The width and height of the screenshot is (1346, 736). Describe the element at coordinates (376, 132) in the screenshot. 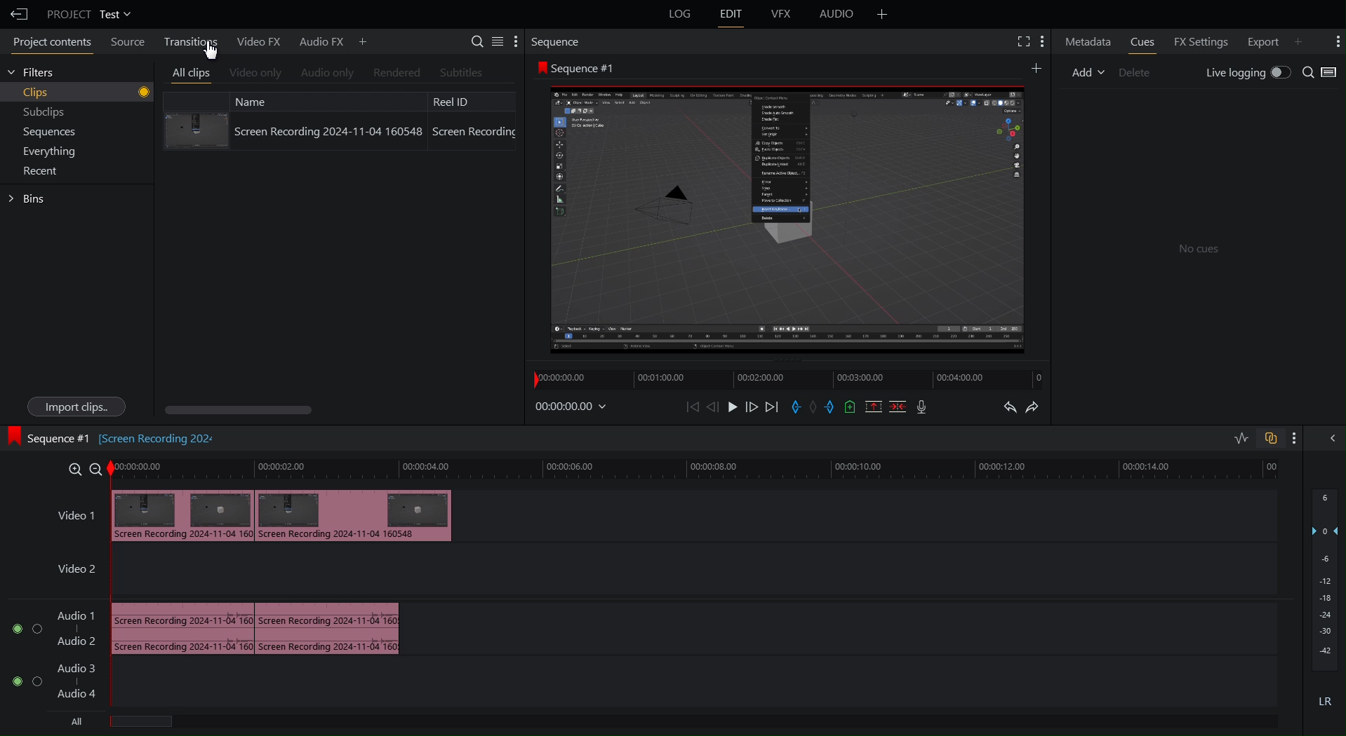

I see `Screen Recording 2024-11-04 160548 Screen Recording` at that location.